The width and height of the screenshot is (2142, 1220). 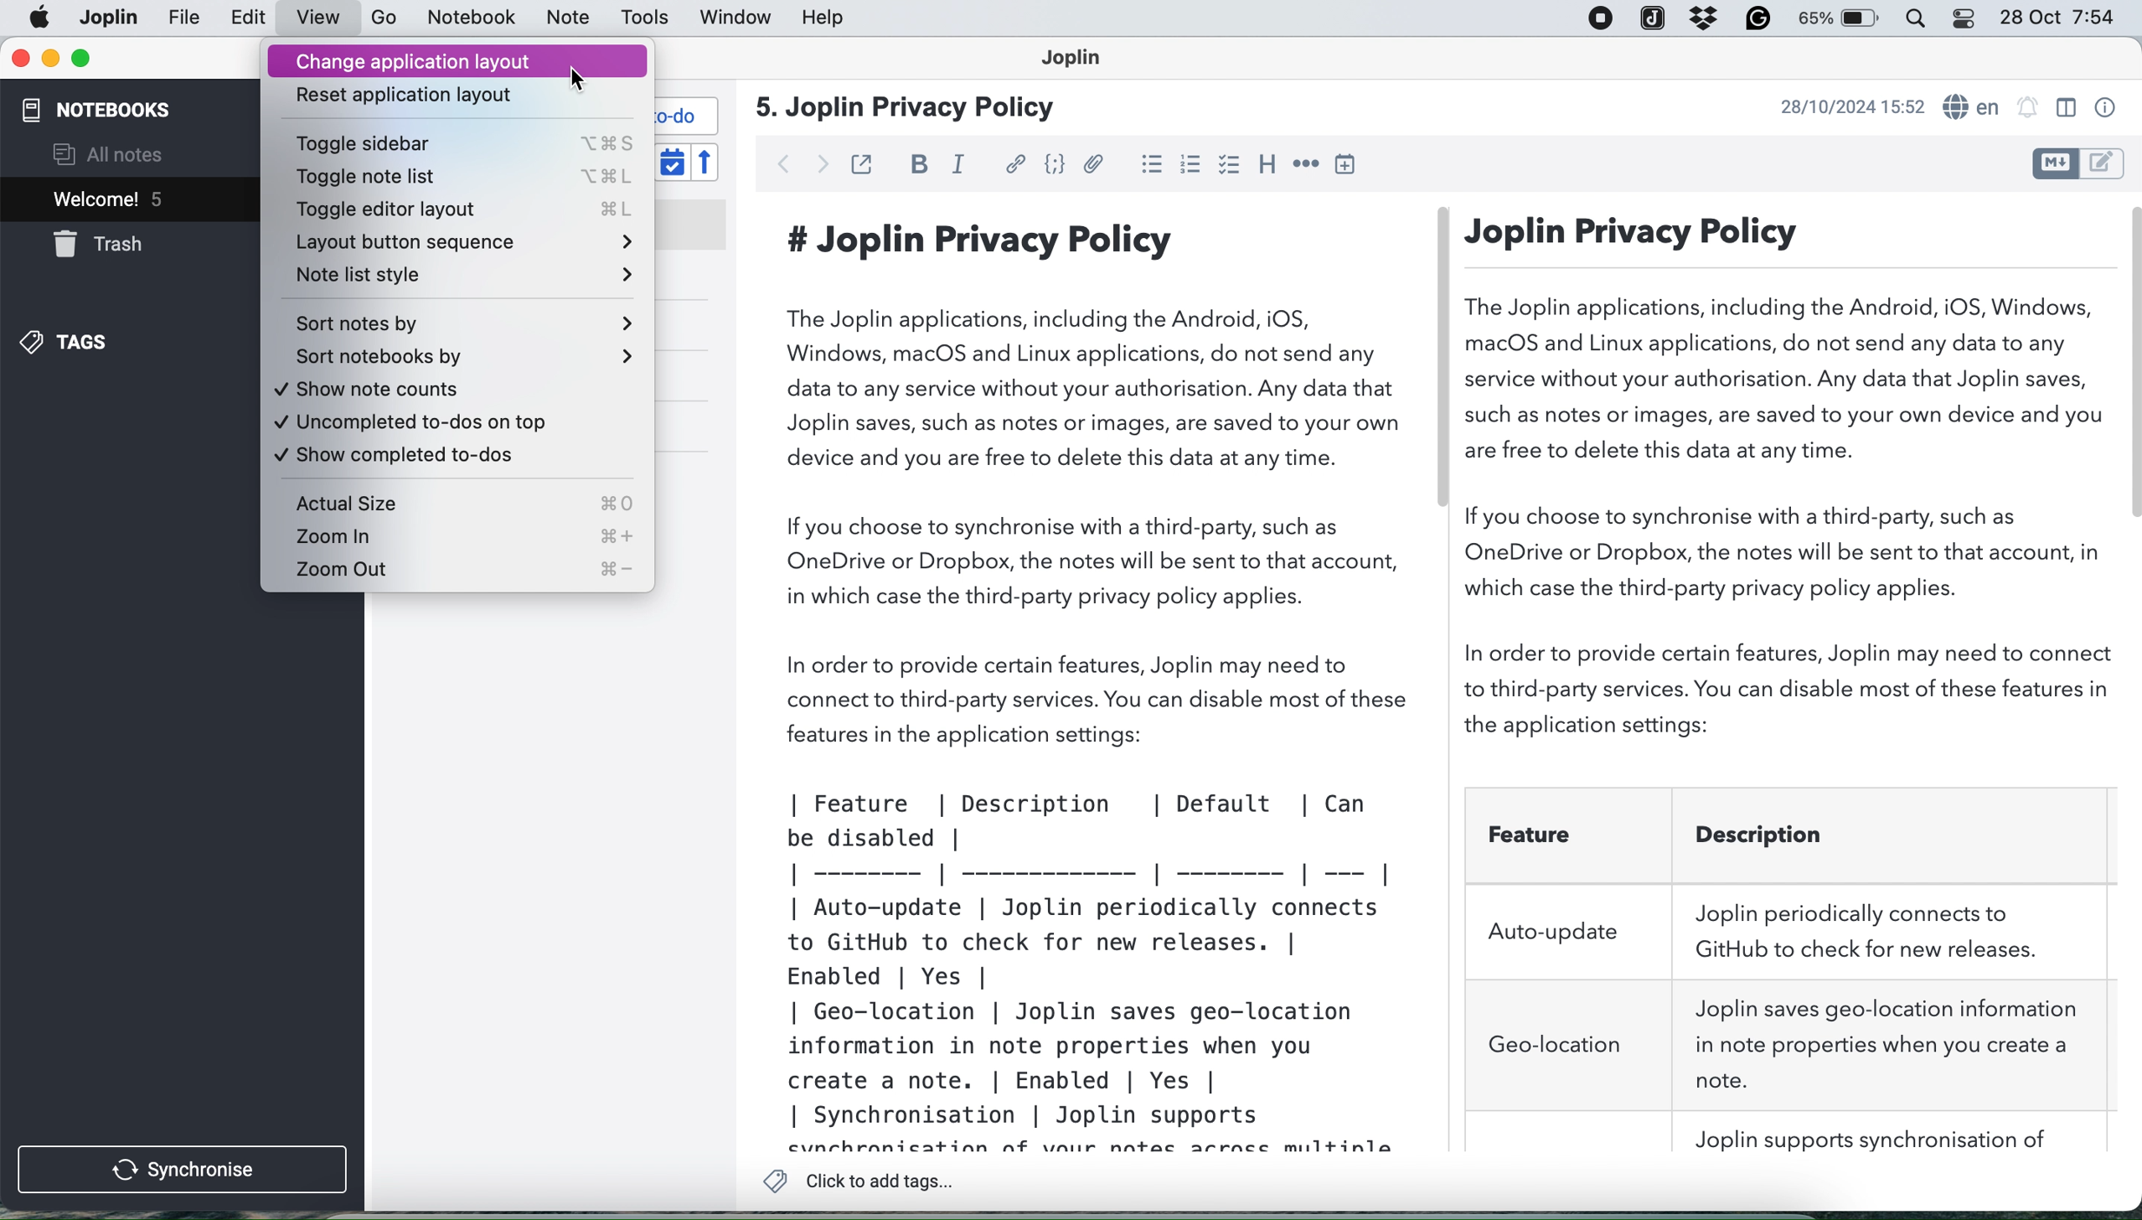 What do you see at coordinates (476, 18) in the screenshot?
I see `notebook` at bounding box center [476, 18].